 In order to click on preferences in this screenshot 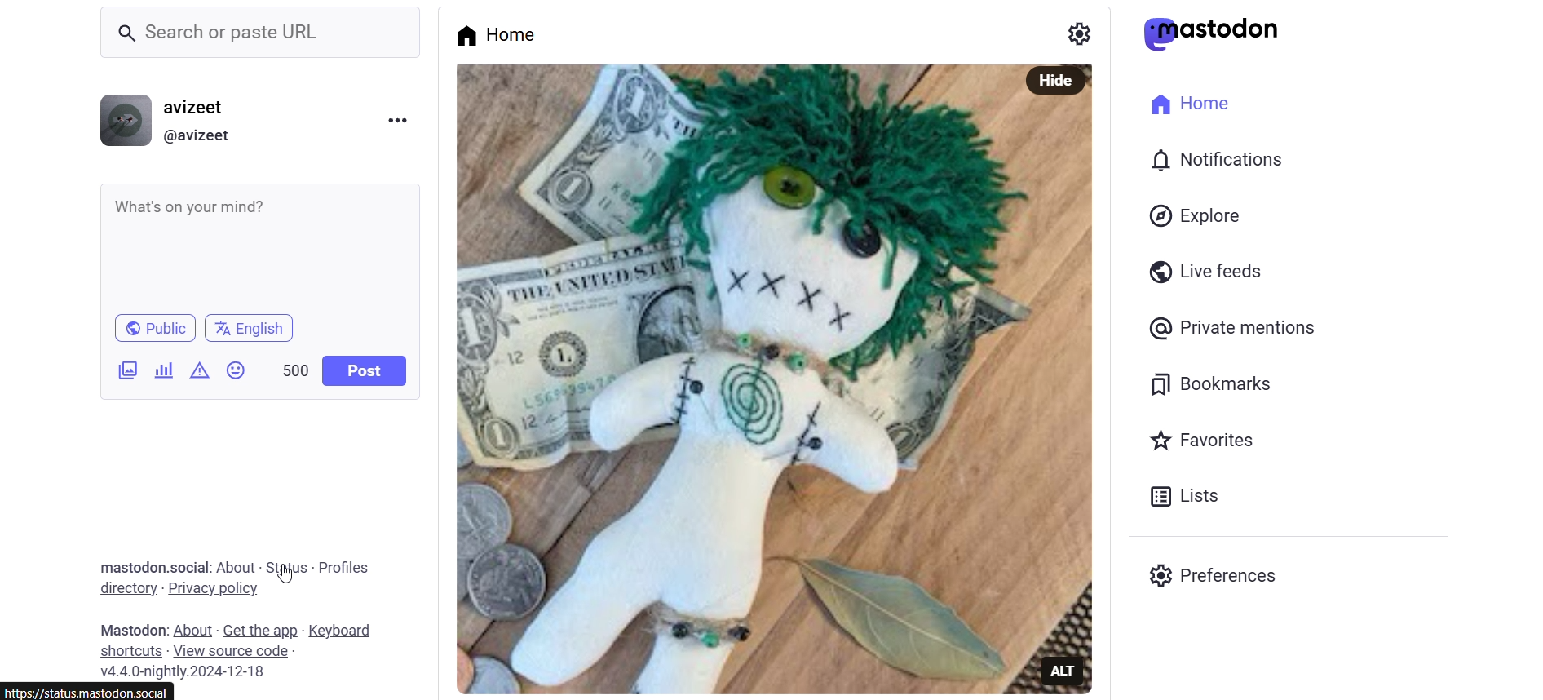, I will do `click(1222, 578)`.